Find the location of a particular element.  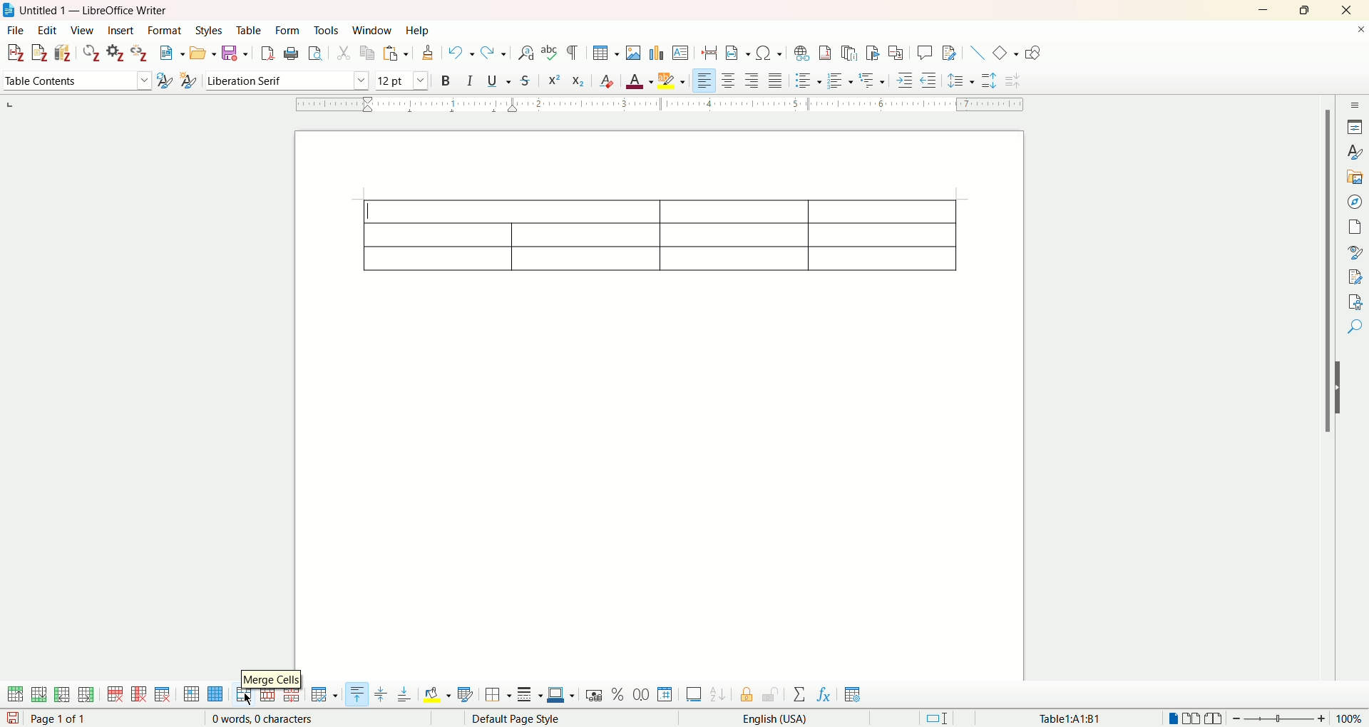

format as currency is located at coordinates (593, 697).